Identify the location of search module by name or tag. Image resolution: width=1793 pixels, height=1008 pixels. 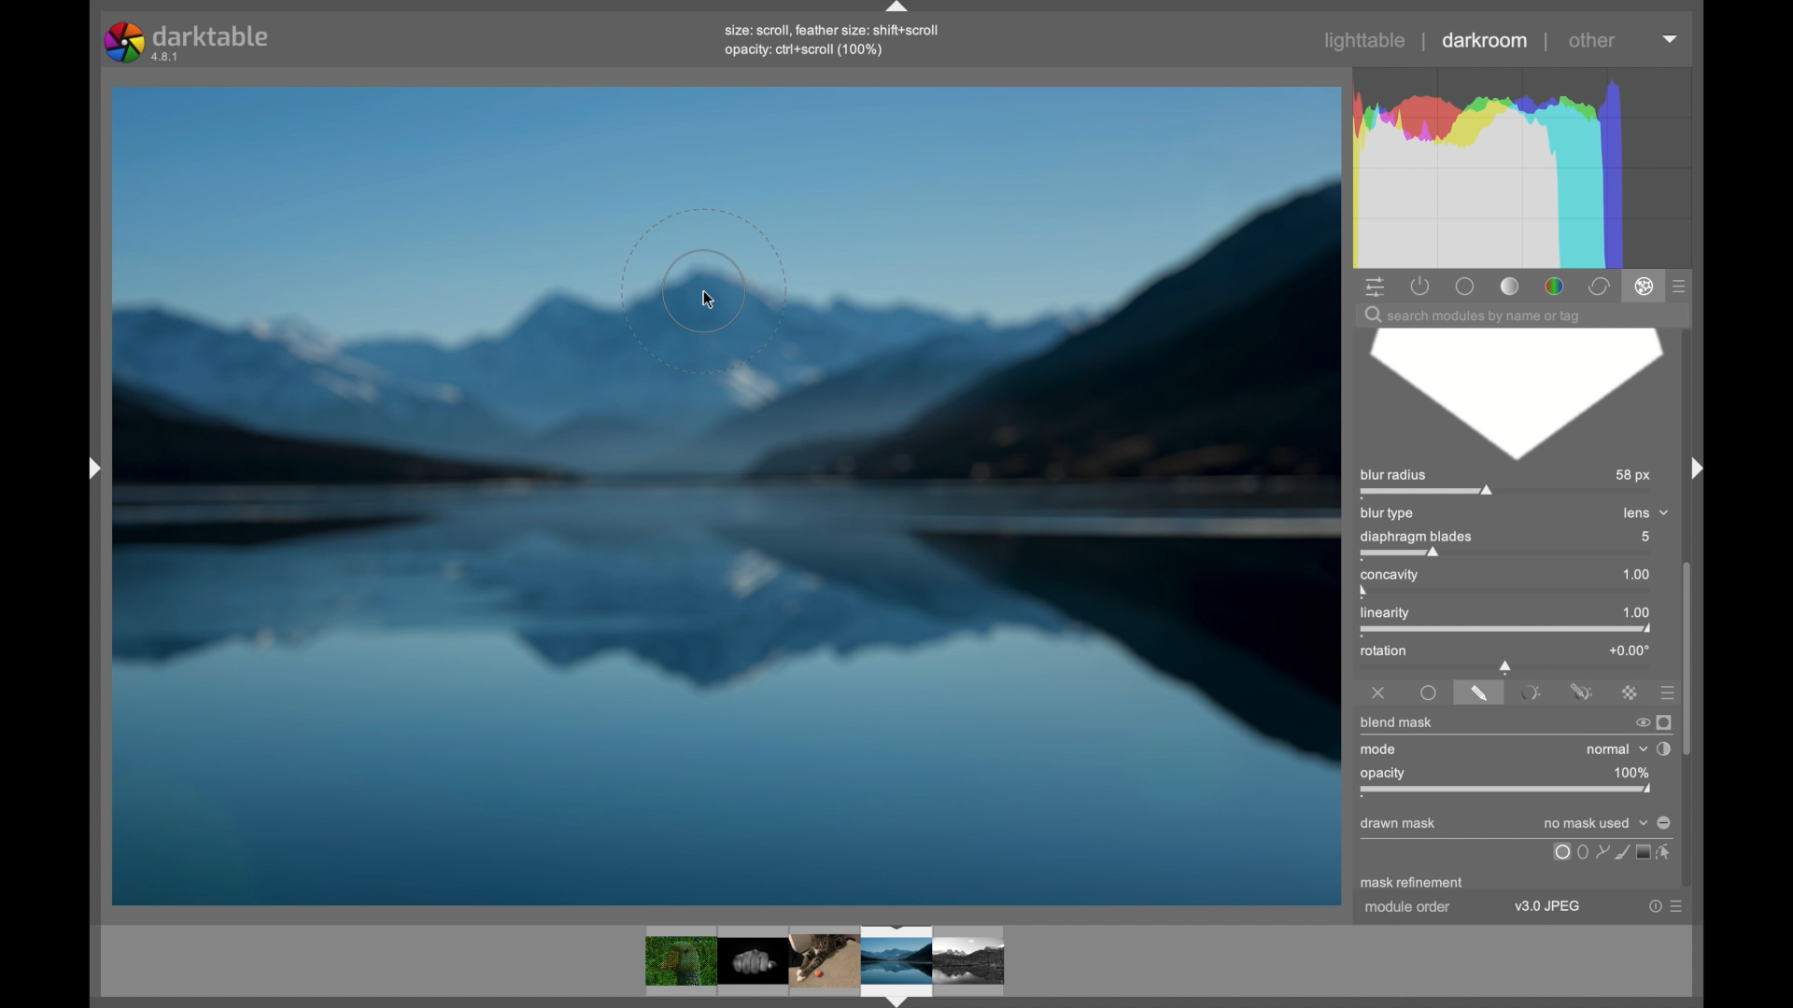
(1473, 315).